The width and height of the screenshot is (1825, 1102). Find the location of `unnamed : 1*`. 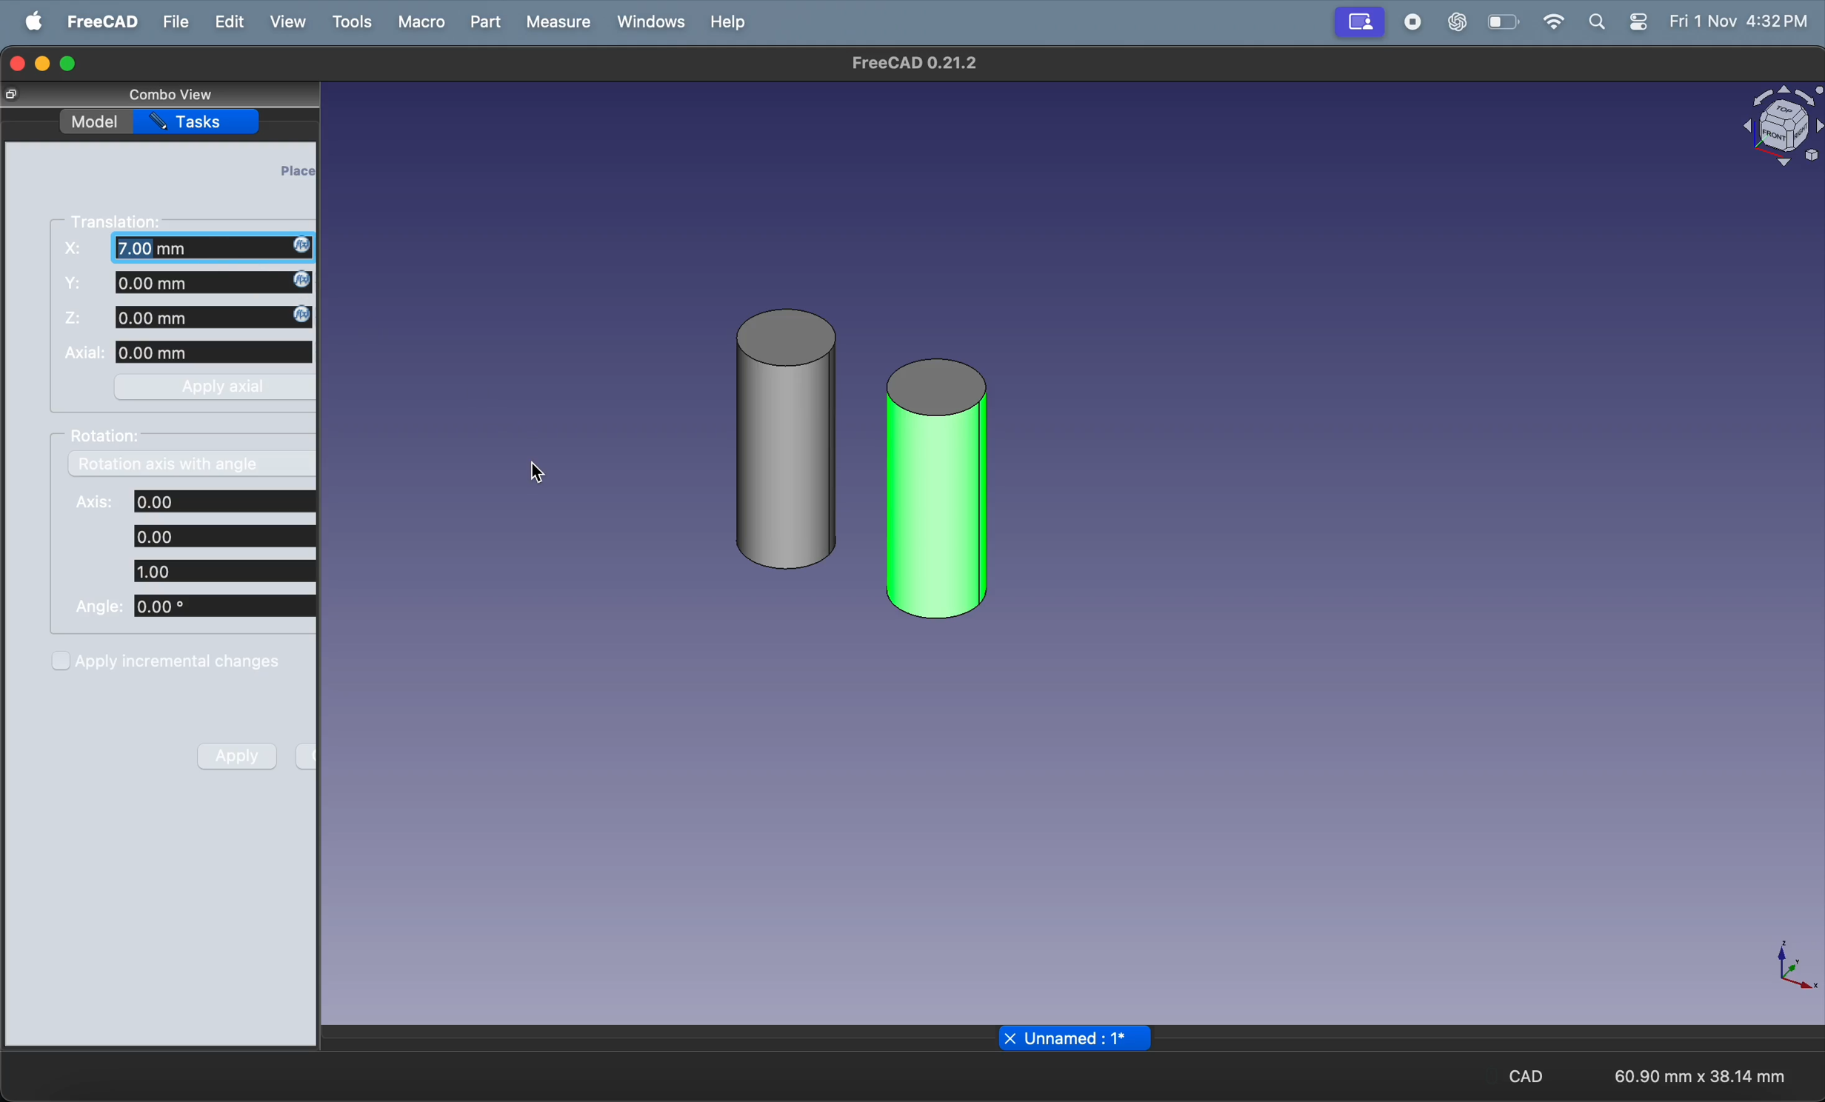

unnamed : 1* is located at coordinates (1087, 1038).